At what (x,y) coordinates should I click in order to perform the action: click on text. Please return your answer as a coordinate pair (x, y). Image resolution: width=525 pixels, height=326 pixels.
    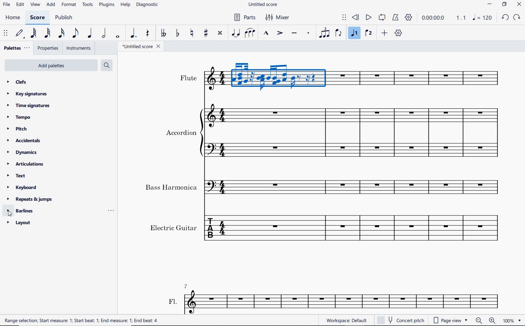
    Looking at the image, I should click on (173, 227).